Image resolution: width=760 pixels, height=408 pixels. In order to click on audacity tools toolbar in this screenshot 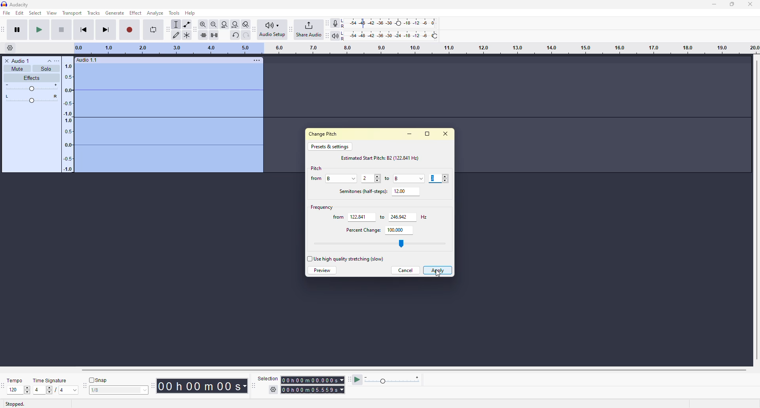, I will do `click(168, 29)`.